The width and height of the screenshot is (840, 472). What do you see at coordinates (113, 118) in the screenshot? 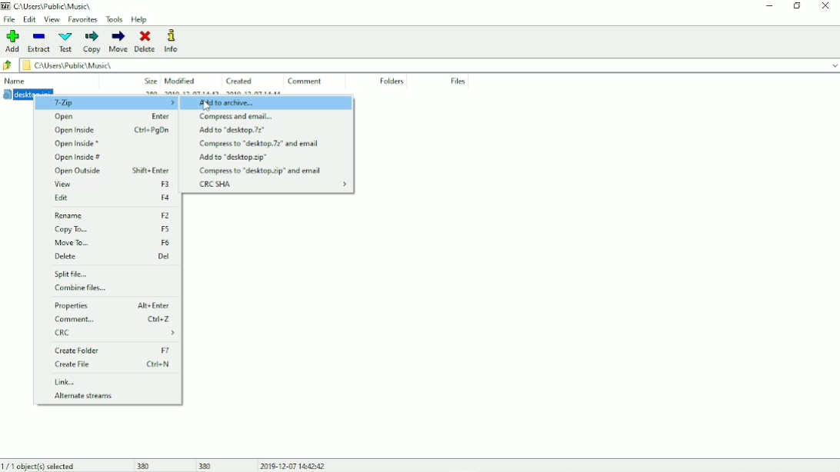
I see `Open` at bounding box center [113, 118].